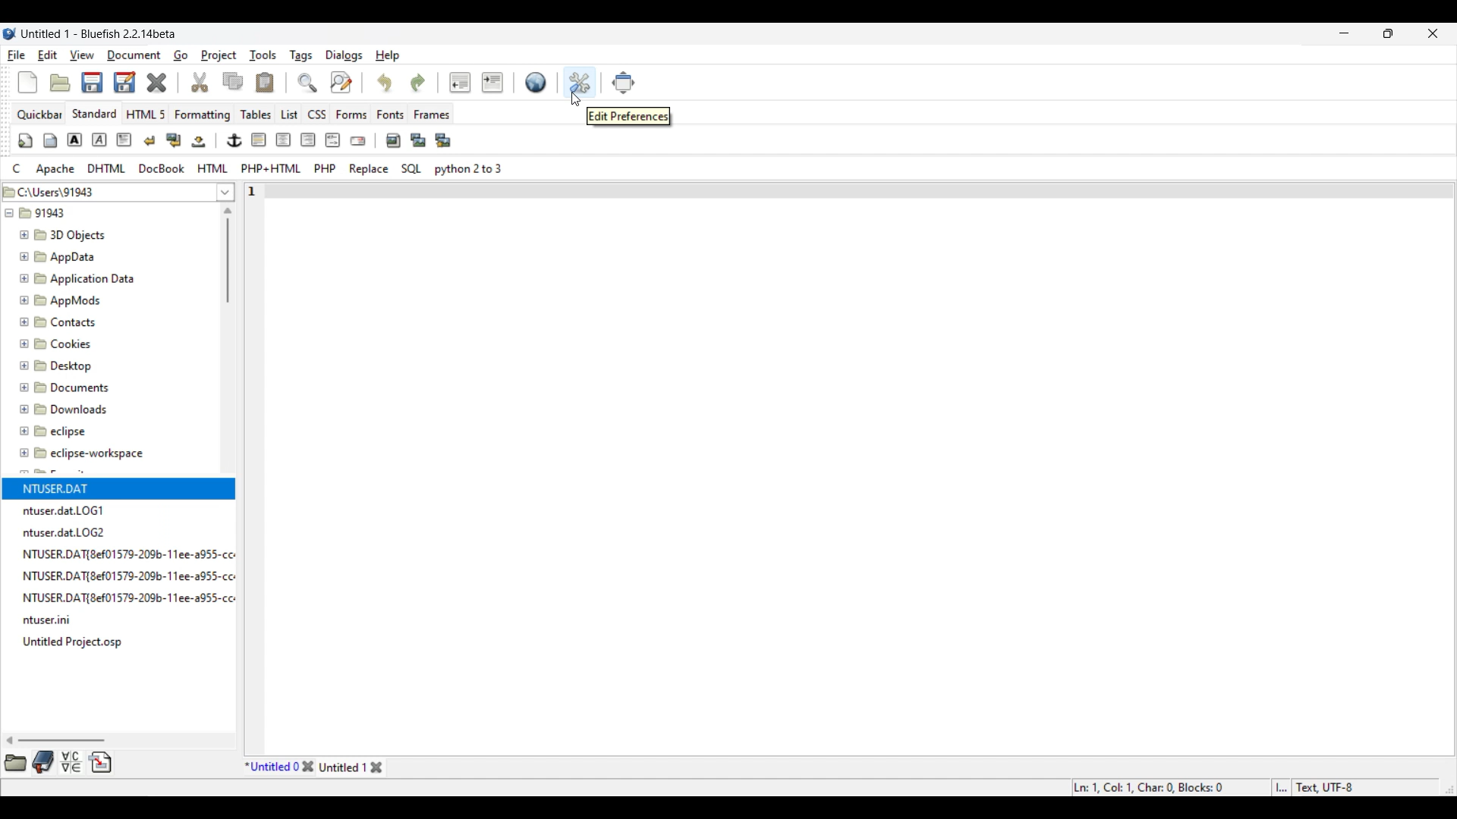 This screenshot has height=819, width=1457. Describe the element at coordinates (60, 83) in the screenshot. I see `Open` at that location.